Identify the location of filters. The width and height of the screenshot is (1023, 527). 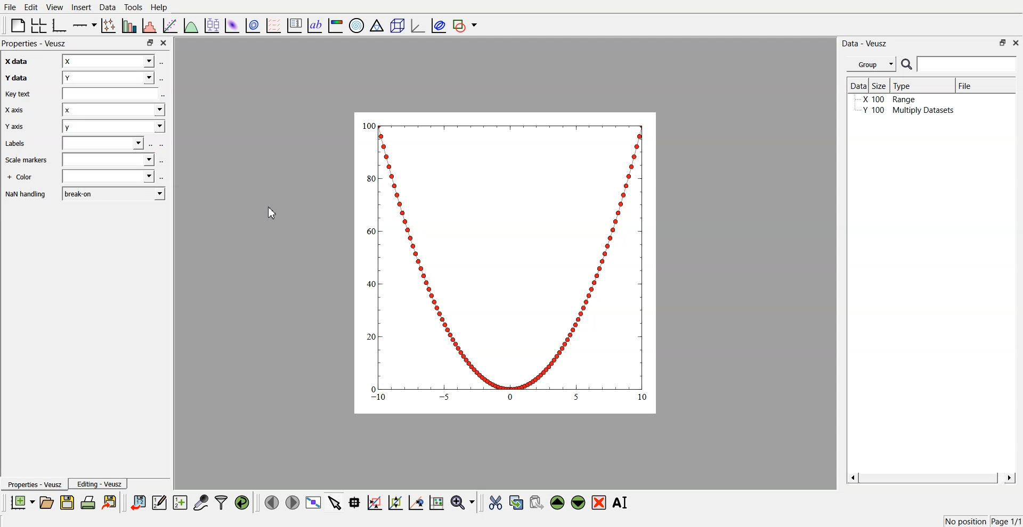
(220, 503).